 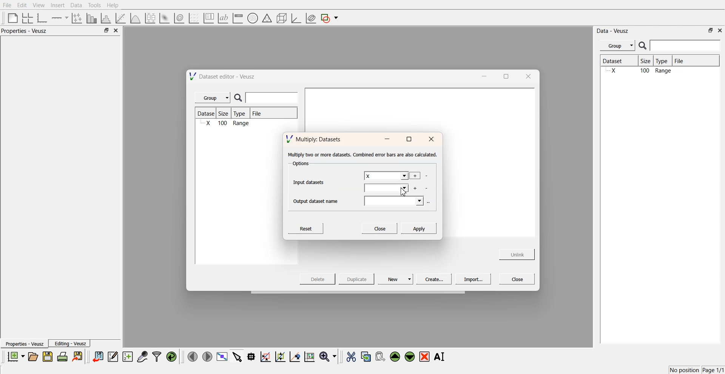 I want to click on Output dataset name, so click(x=318, y=200).